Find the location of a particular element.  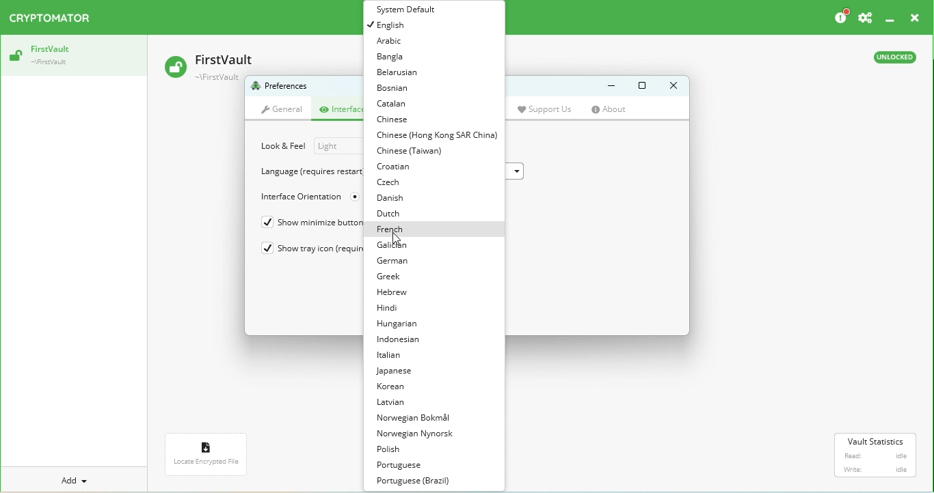

Interface is located at coordinates (340, 111).